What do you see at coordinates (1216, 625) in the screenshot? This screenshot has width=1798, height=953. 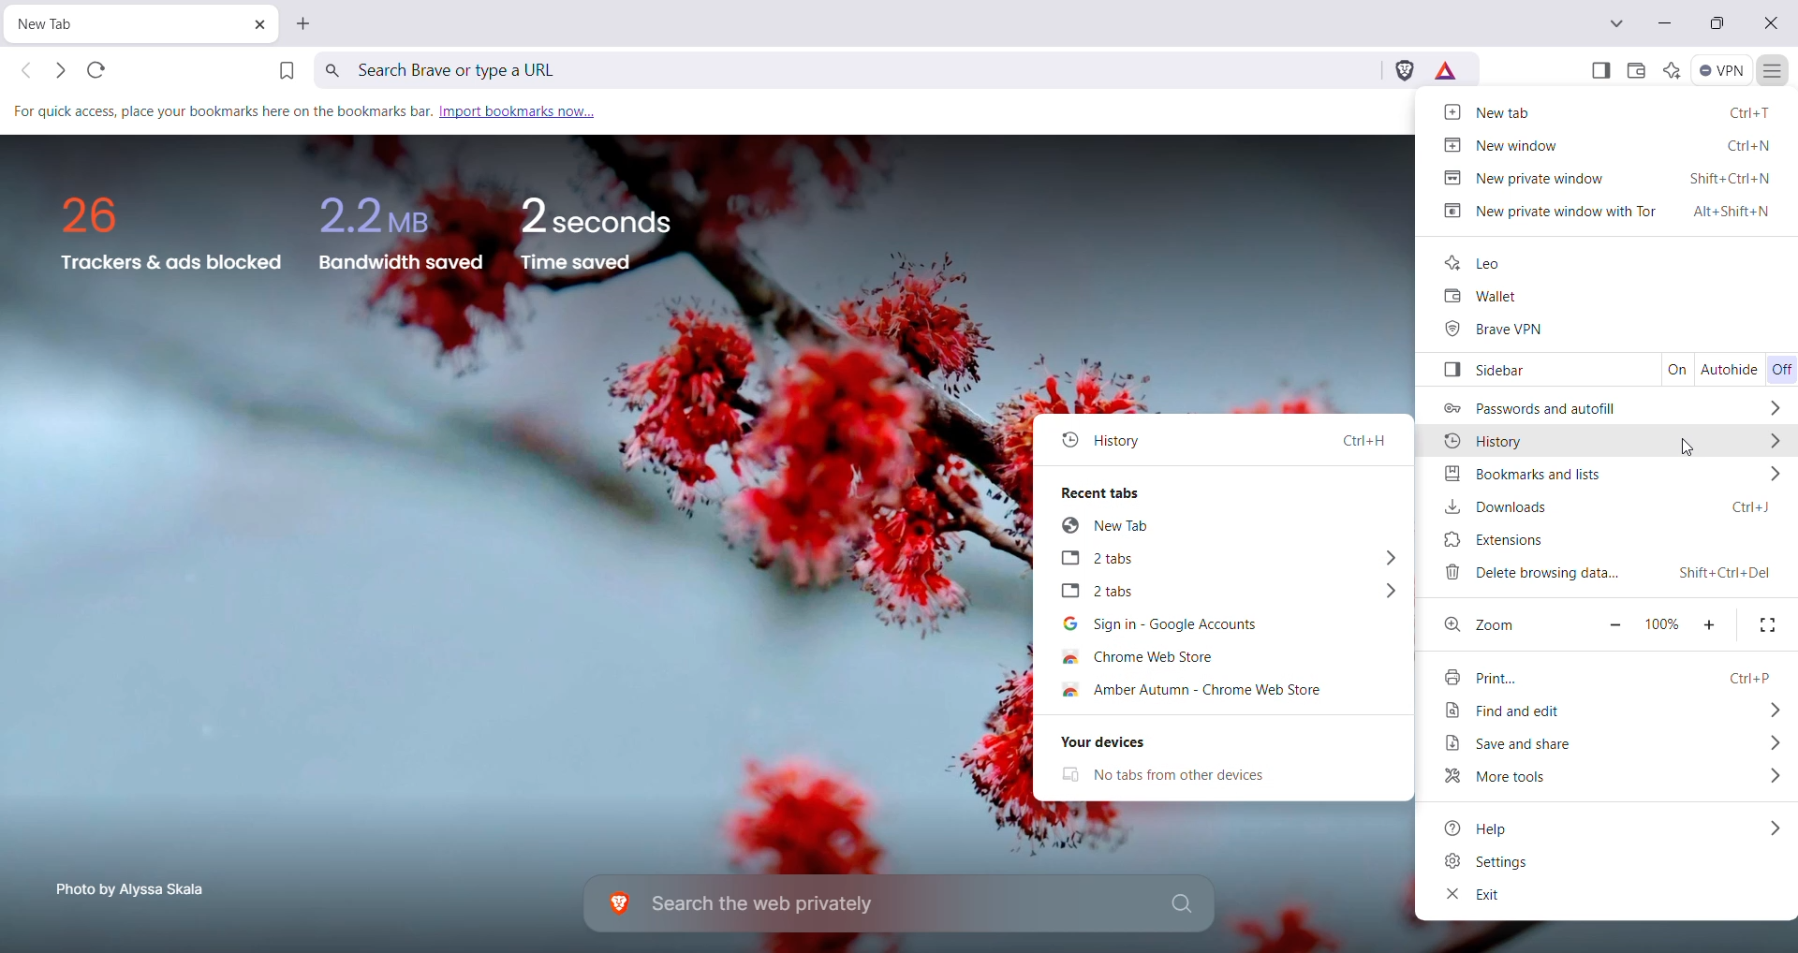 I see `Sign in - Google Accounts` at bounding box center [1216, 625].